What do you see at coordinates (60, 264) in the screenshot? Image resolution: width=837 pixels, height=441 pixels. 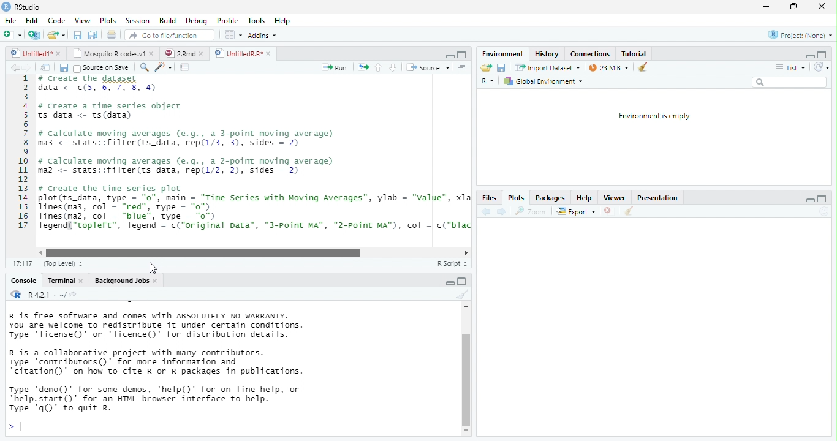 I see `(Top Level)` at bounding box center [60, 264].